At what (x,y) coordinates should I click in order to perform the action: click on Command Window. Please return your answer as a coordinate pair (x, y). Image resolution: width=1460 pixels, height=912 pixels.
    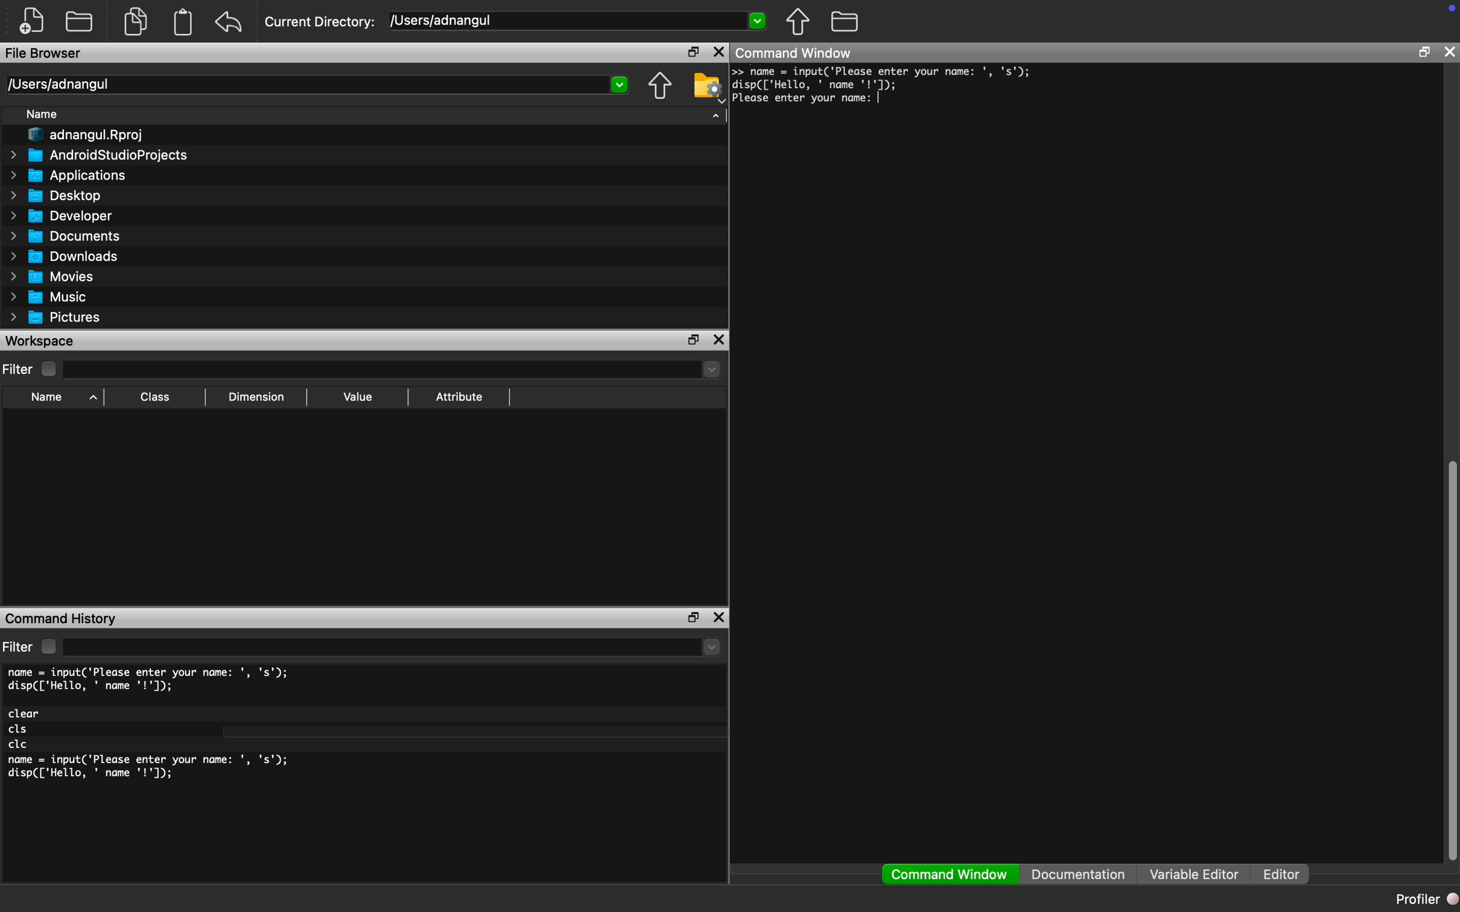
    Looking at the image, I should click on (795, 52).